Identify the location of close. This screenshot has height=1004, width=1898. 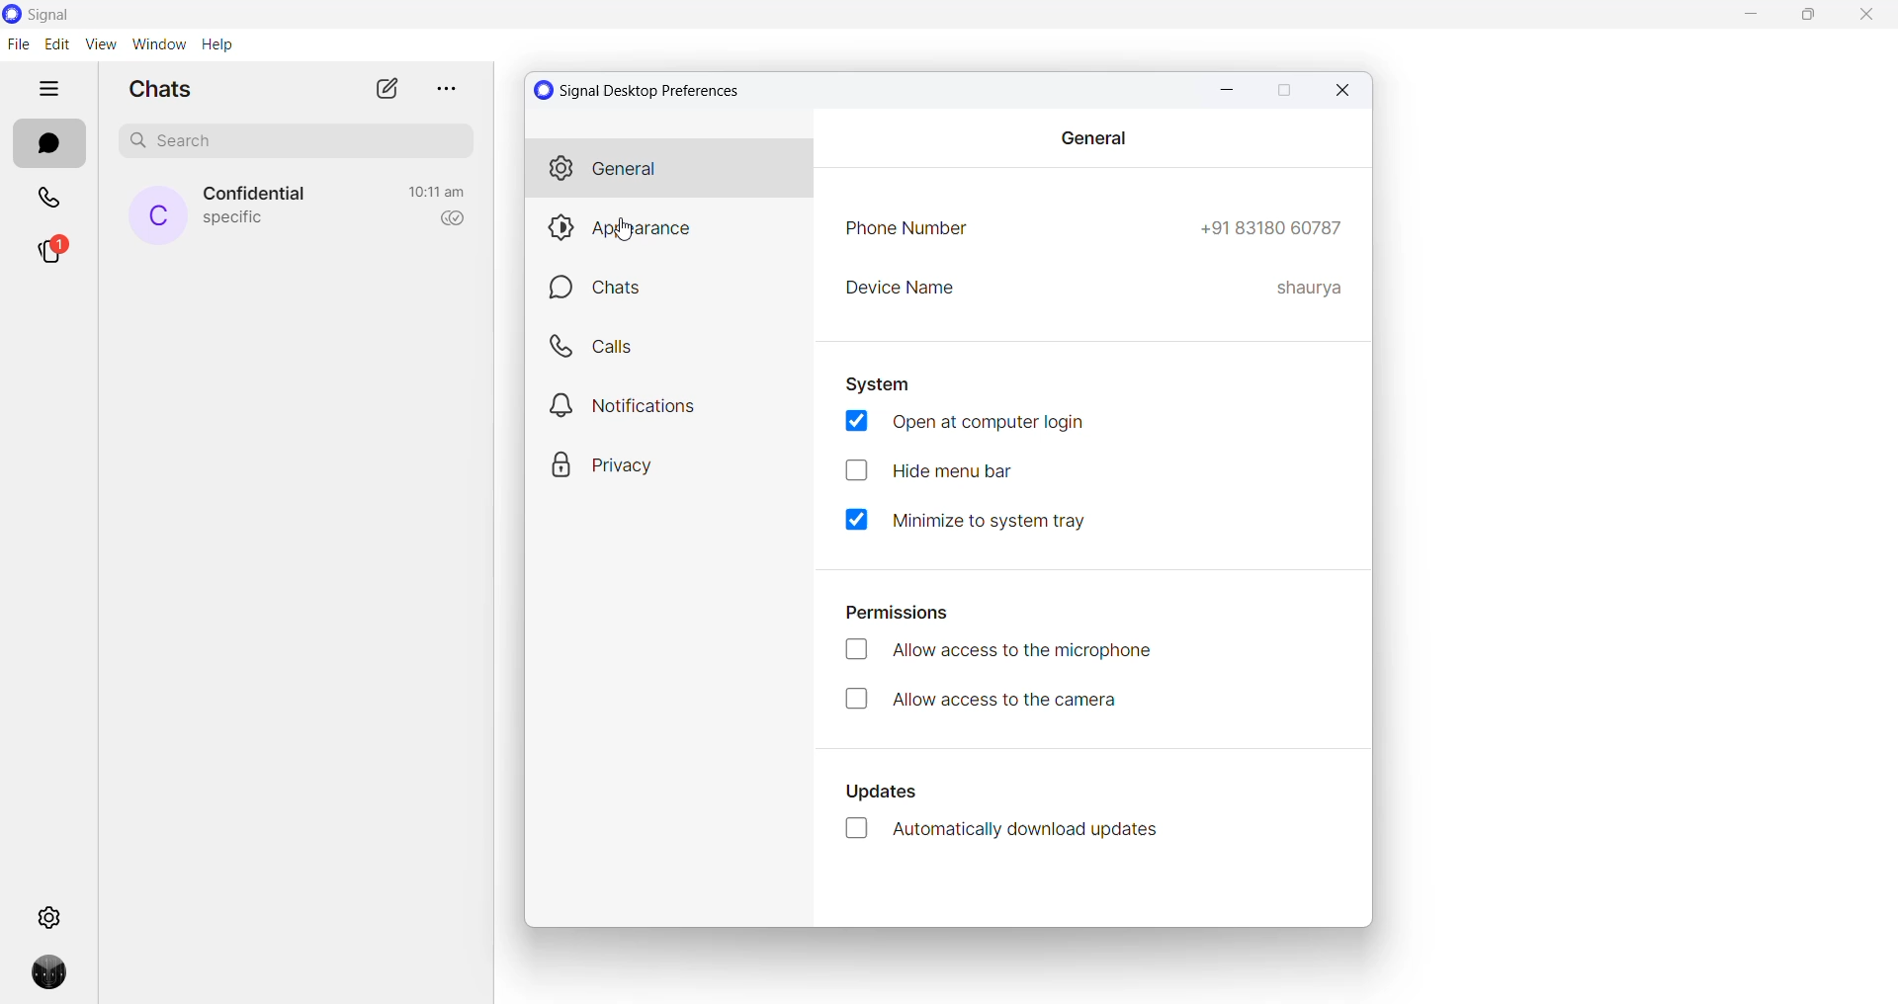
(1344, 90).